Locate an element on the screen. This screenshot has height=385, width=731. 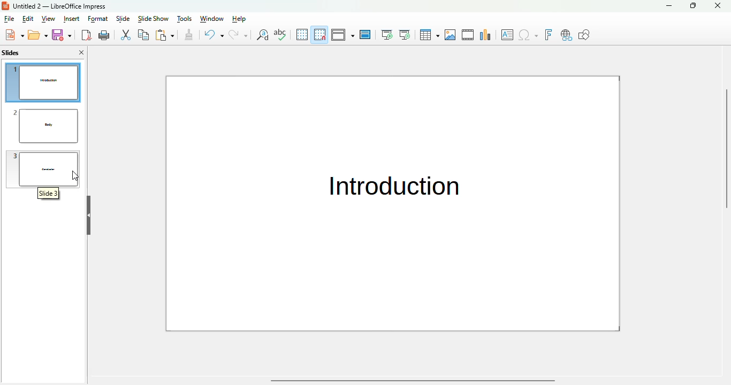
copy is located at coordinates (143, 34).